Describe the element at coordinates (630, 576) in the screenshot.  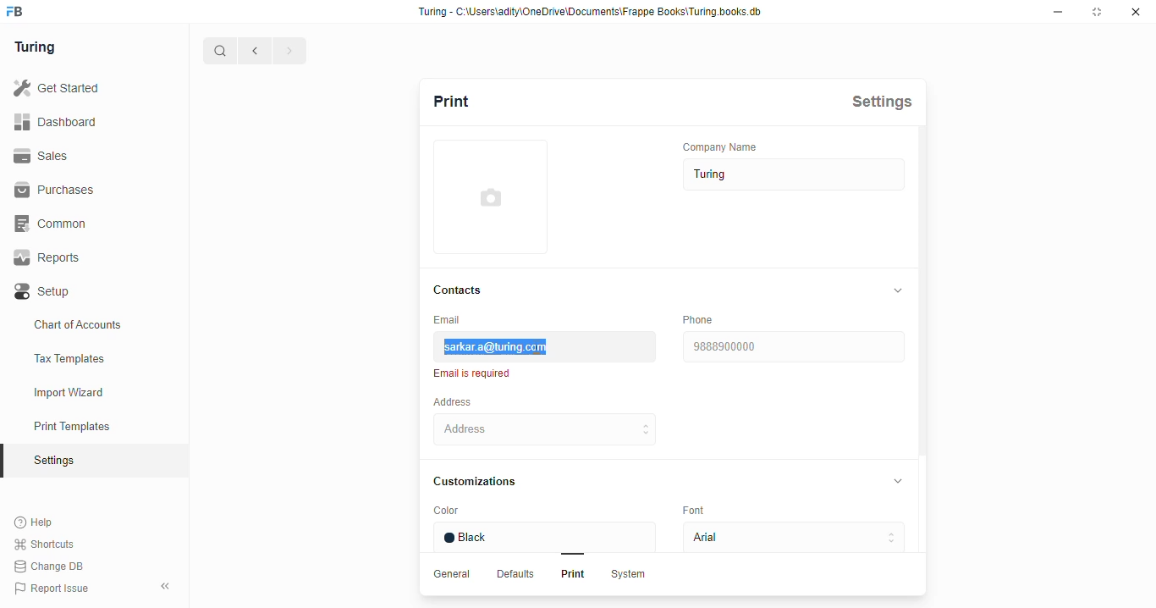
I see `System` at that location.